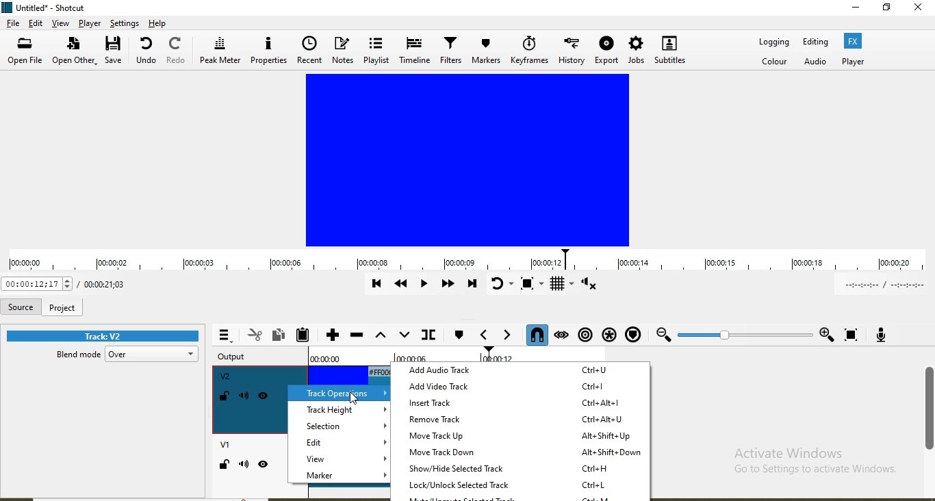 The image size is (935, 501). I want to click on lock/unlovk selected track, so click(521, 485).